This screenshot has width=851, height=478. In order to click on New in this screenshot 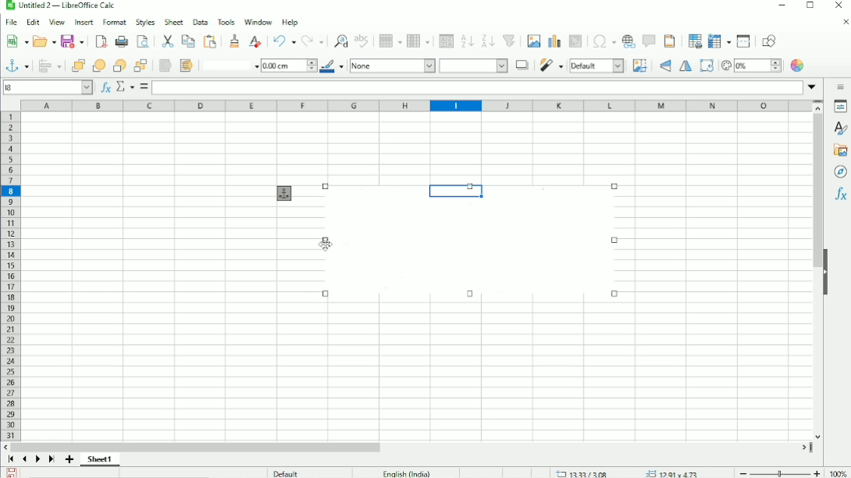, I will do `click(17, 41)`.